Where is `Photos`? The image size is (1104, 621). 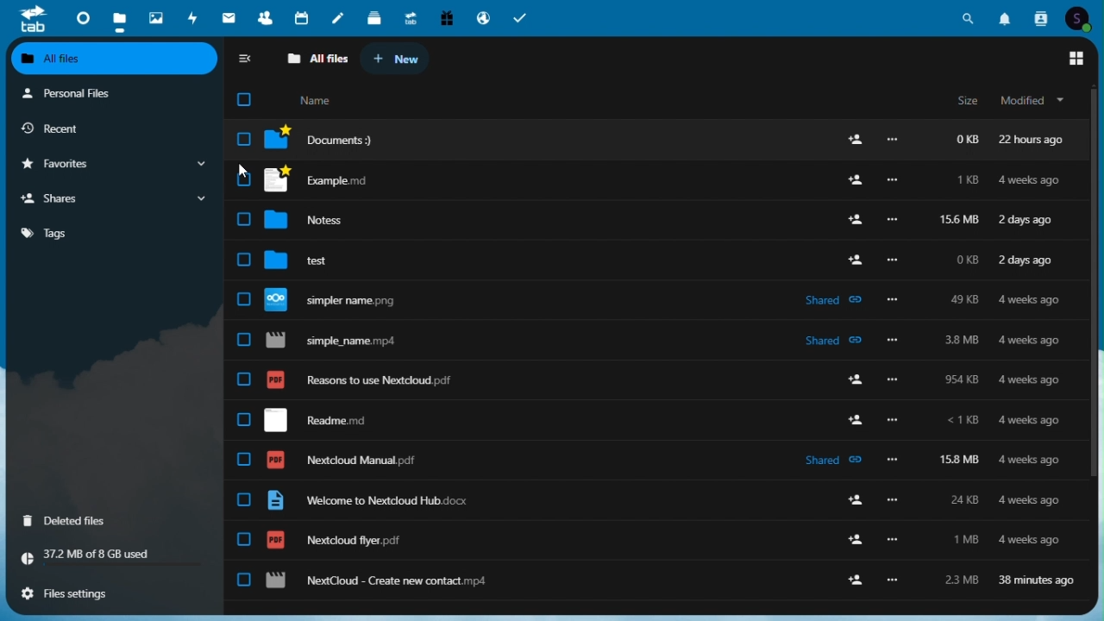
Photos is located at coordinates (156, 19).